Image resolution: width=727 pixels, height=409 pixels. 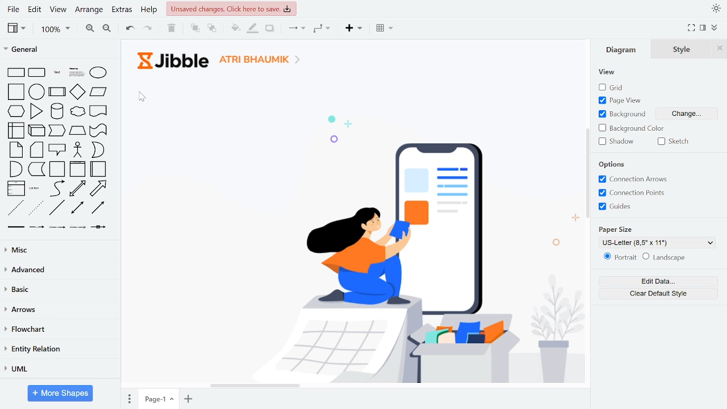 I want to click on general shapes, so click(x=98, y=169).